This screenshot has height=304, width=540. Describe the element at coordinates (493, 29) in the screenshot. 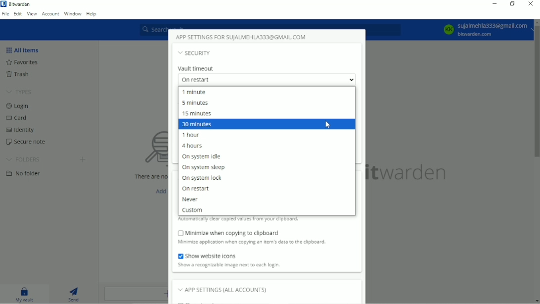

I see `sujaimehia333@gmail. com bitwarden.com` at that location.